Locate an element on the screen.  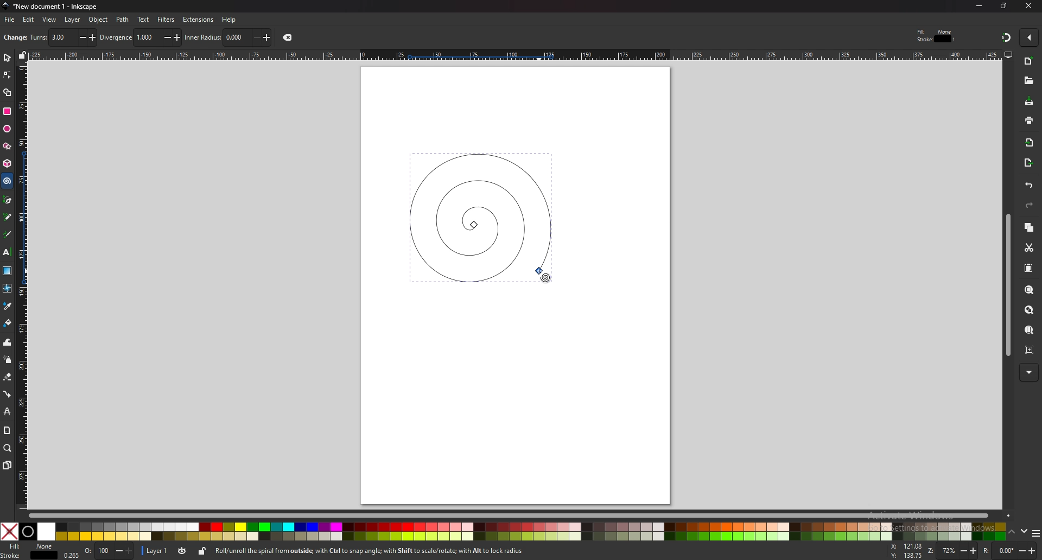
Stroke: 1 is located at coordinates (937, 39).